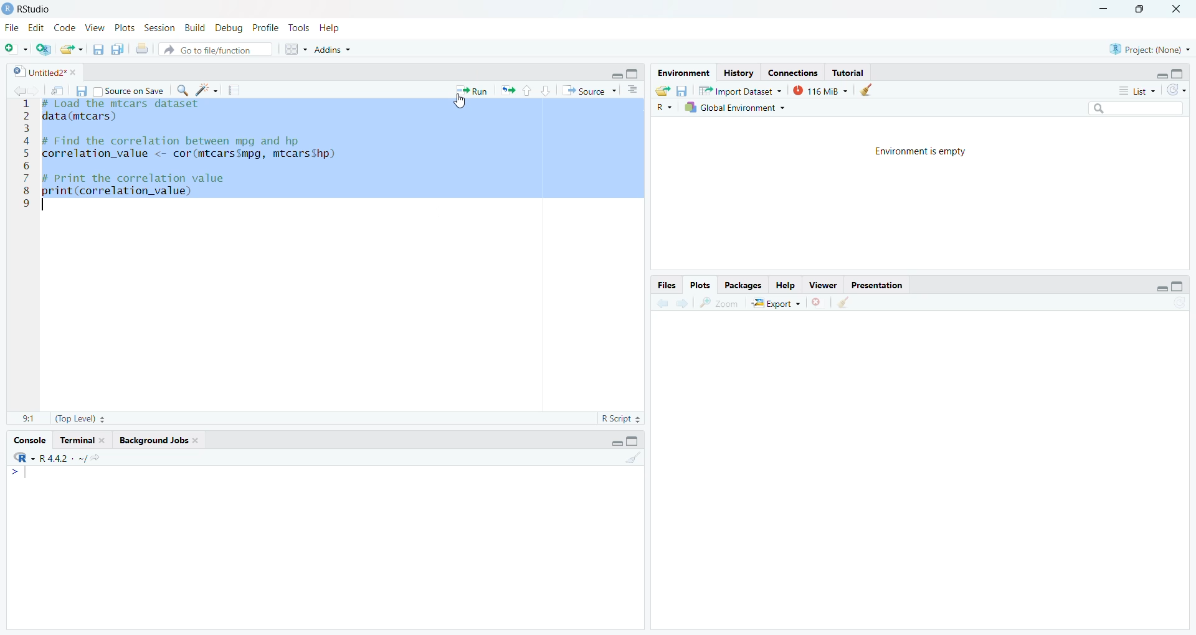  Describe the element at coordinates (1143, 9) in the screenshot. I see `Maximize/Restore` at that location.